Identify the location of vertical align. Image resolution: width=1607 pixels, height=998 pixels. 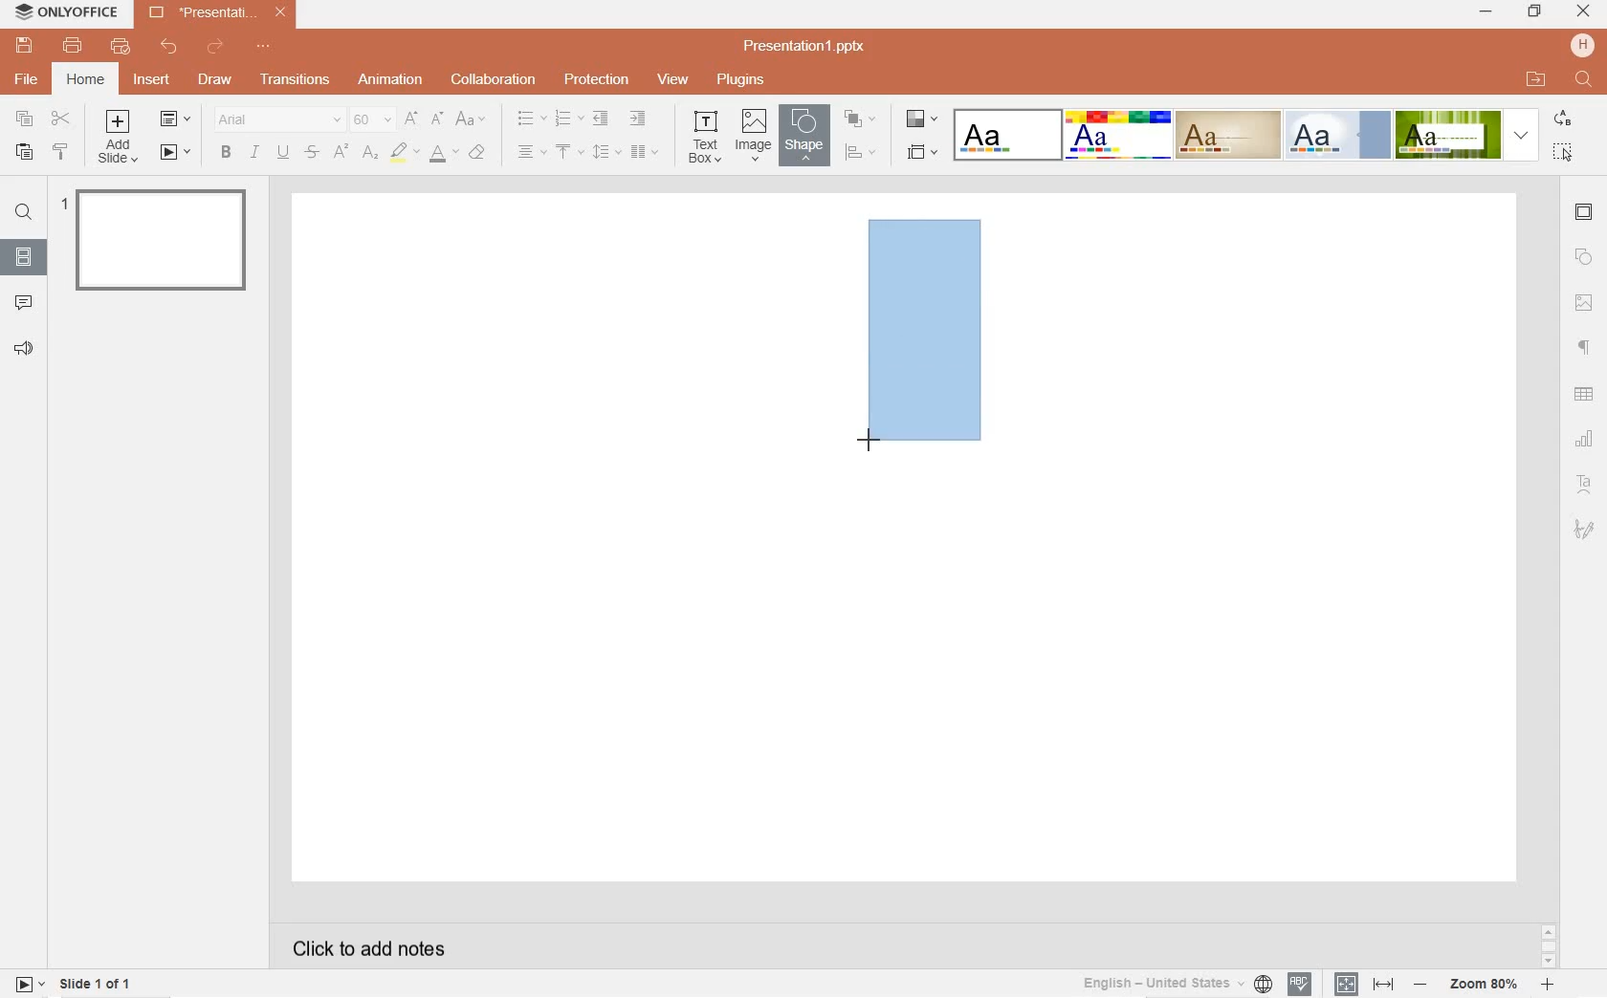
(571, 153).